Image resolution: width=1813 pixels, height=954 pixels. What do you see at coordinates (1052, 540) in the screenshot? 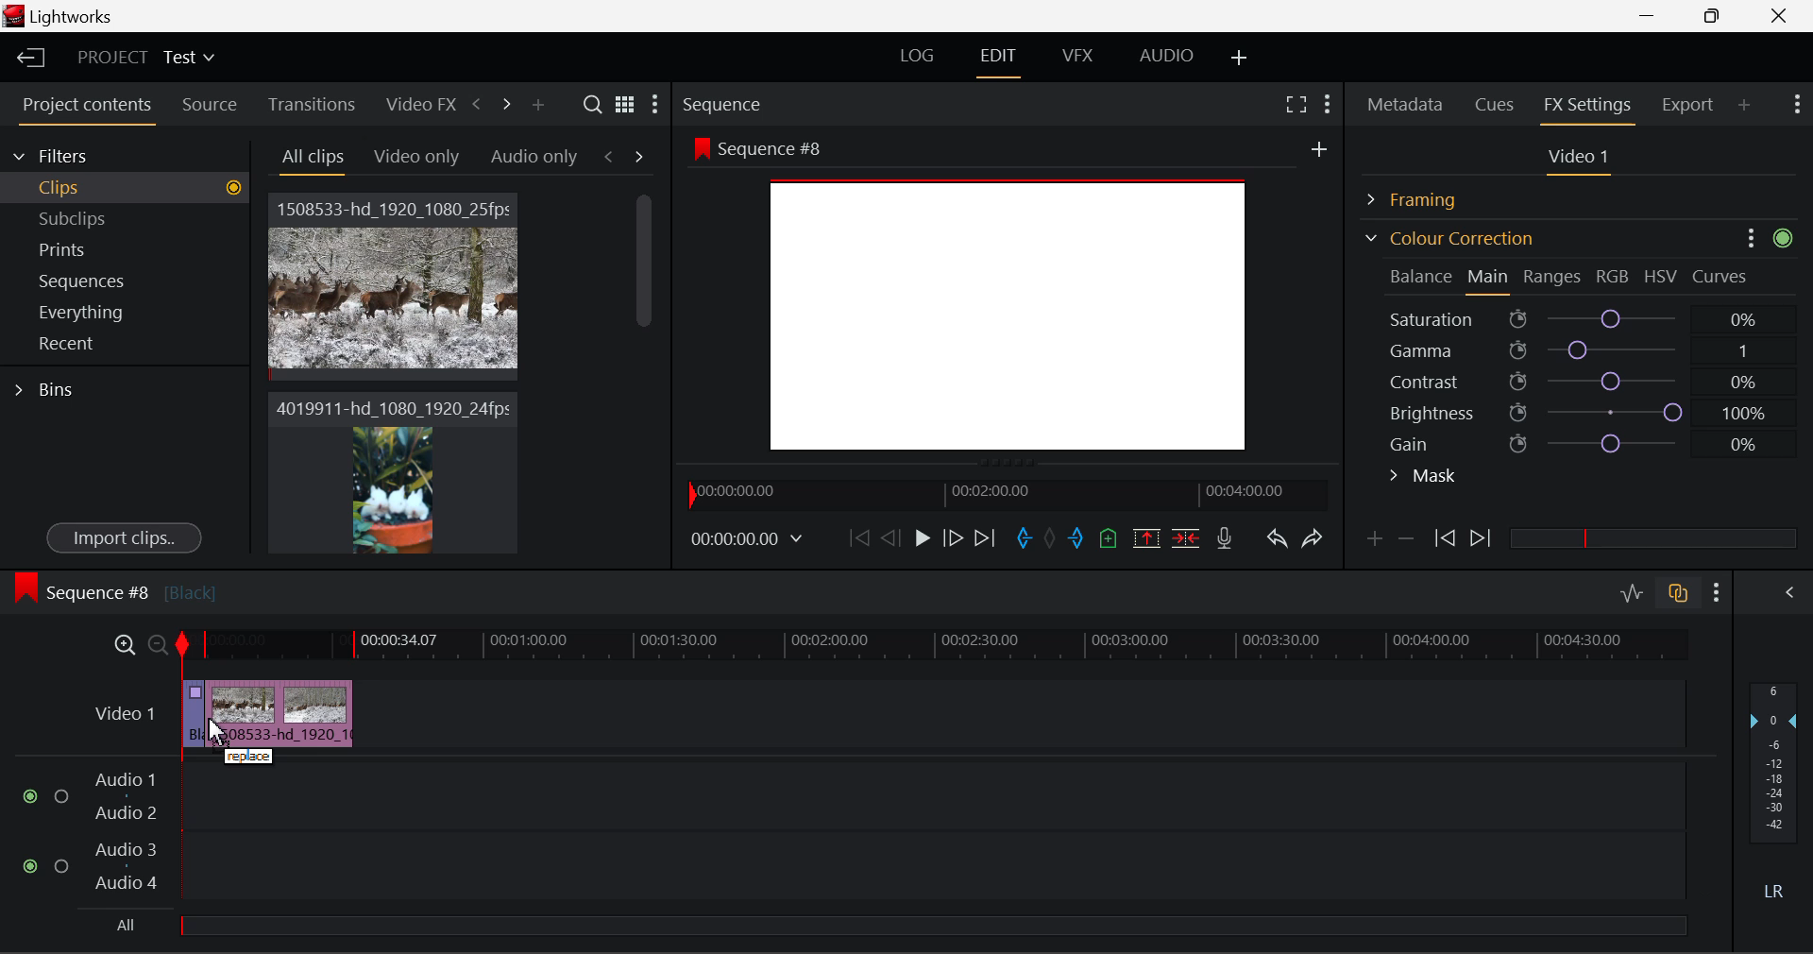
I see `Remove All Marks` at bounding box center [1052, 540].